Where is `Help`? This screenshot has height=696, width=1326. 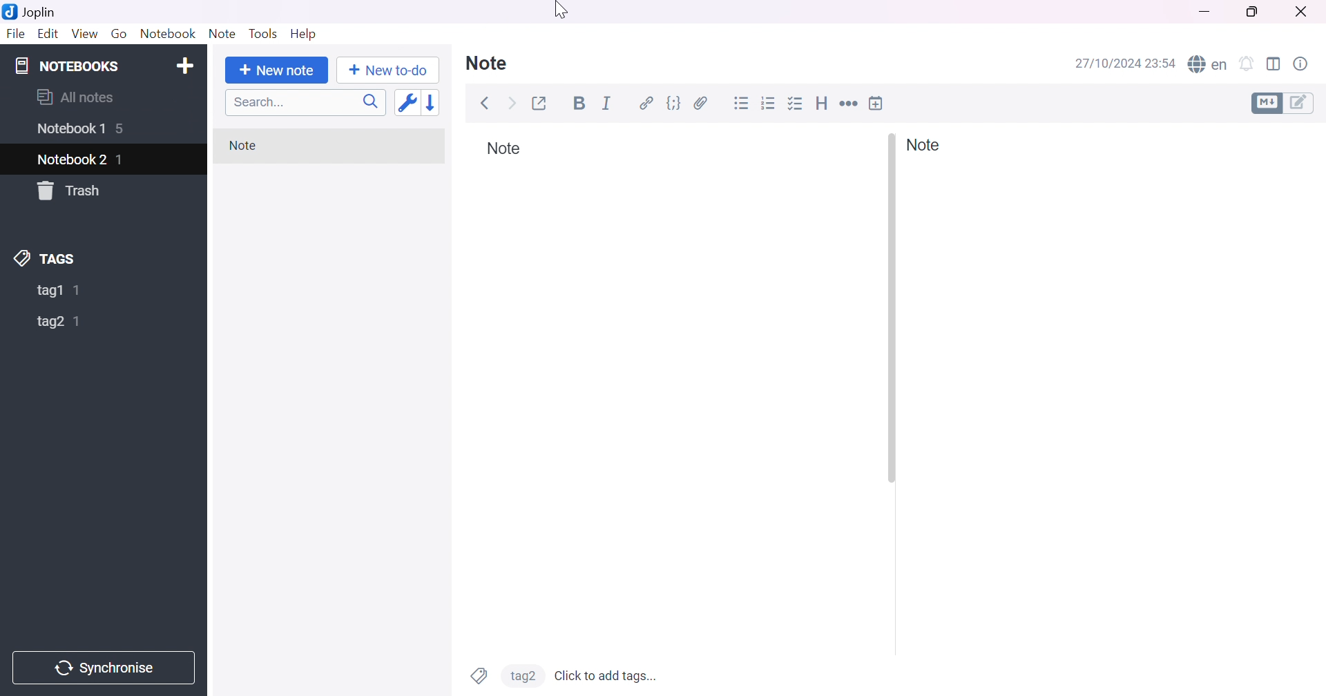 Help is located at coordinates (304, 35).